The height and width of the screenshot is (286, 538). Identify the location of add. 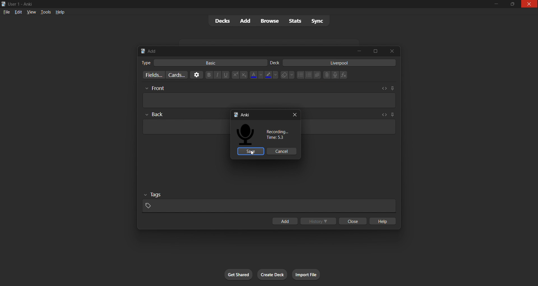
(284, 220).